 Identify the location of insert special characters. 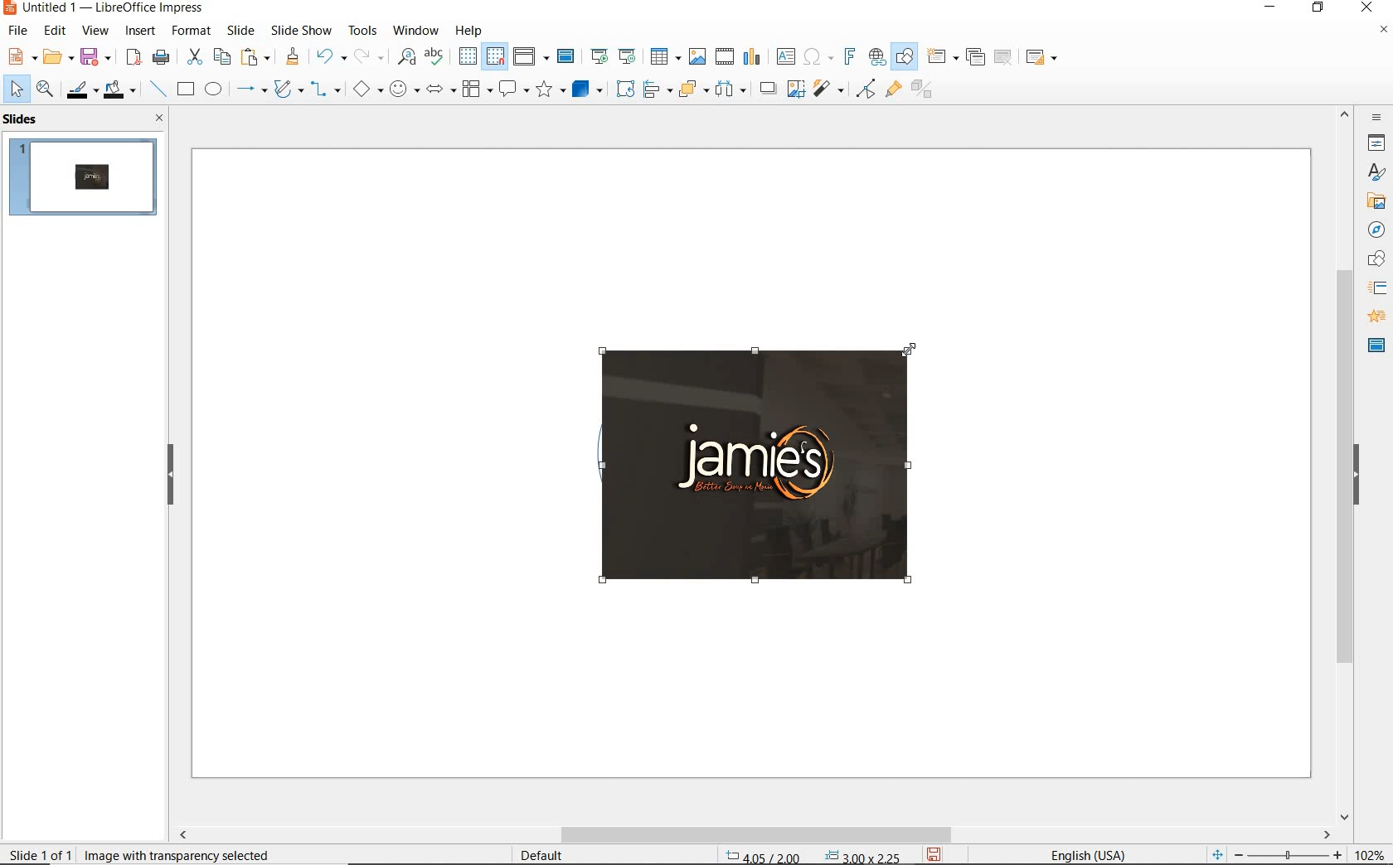
(815, 55).